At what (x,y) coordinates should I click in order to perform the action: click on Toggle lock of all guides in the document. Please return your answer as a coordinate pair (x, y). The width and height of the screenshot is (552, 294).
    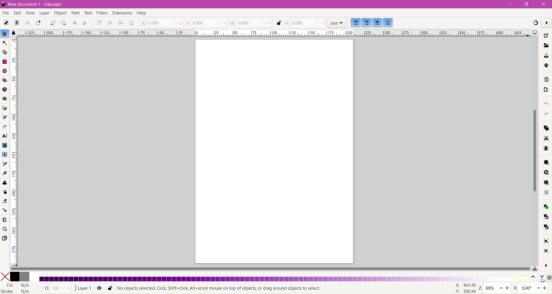
    Looking at the image, I should click on (13, 32).